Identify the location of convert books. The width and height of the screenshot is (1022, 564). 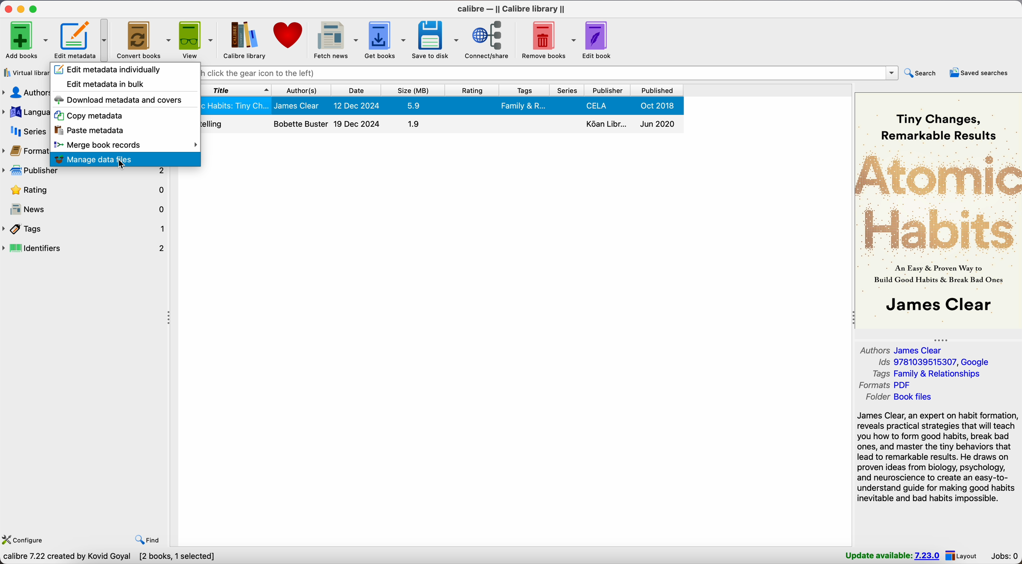
(143, 40).